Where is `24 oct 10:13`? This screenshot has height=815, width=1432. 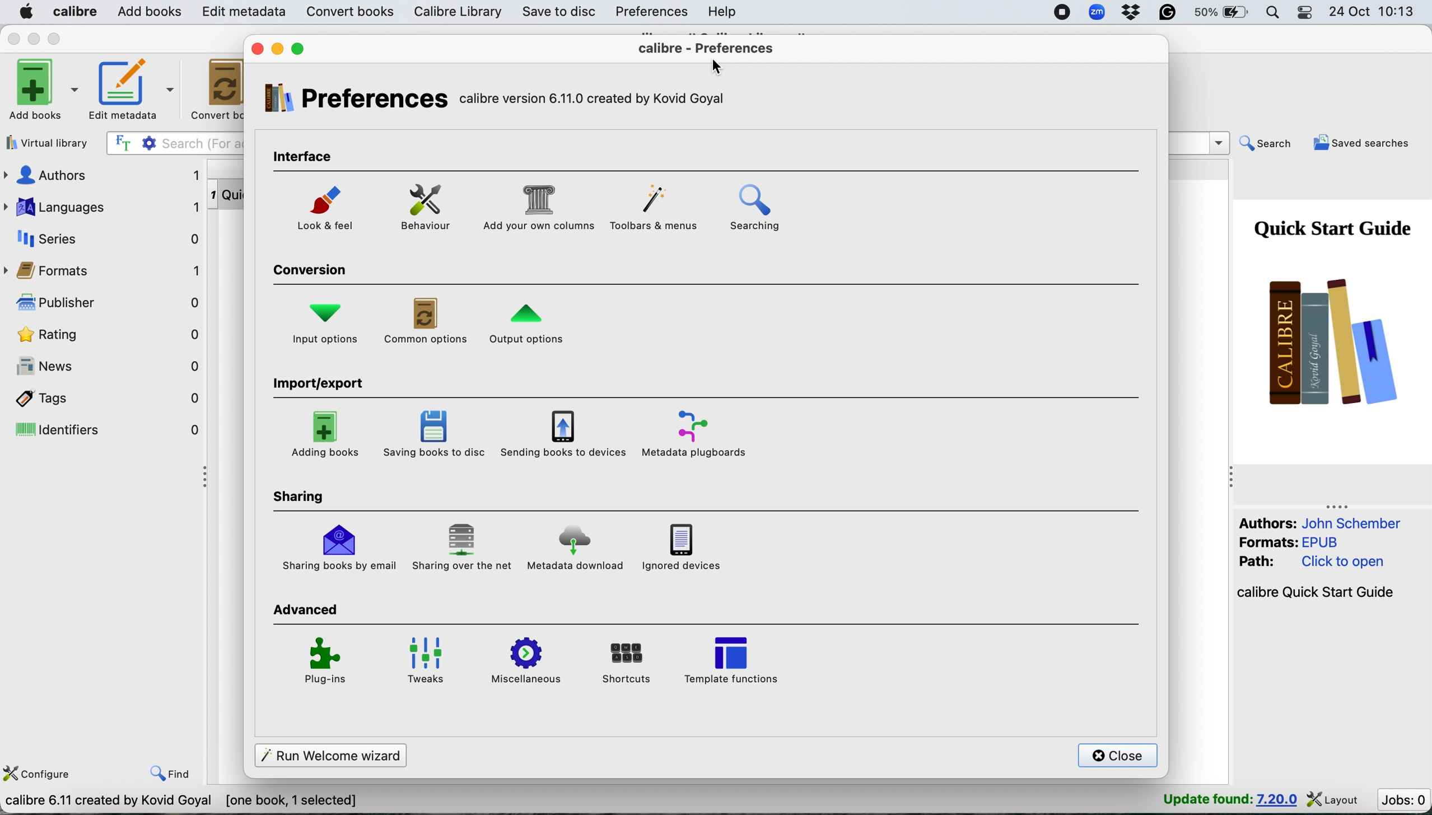 24 oct 10:13 is located at coordinates (1374, 13).